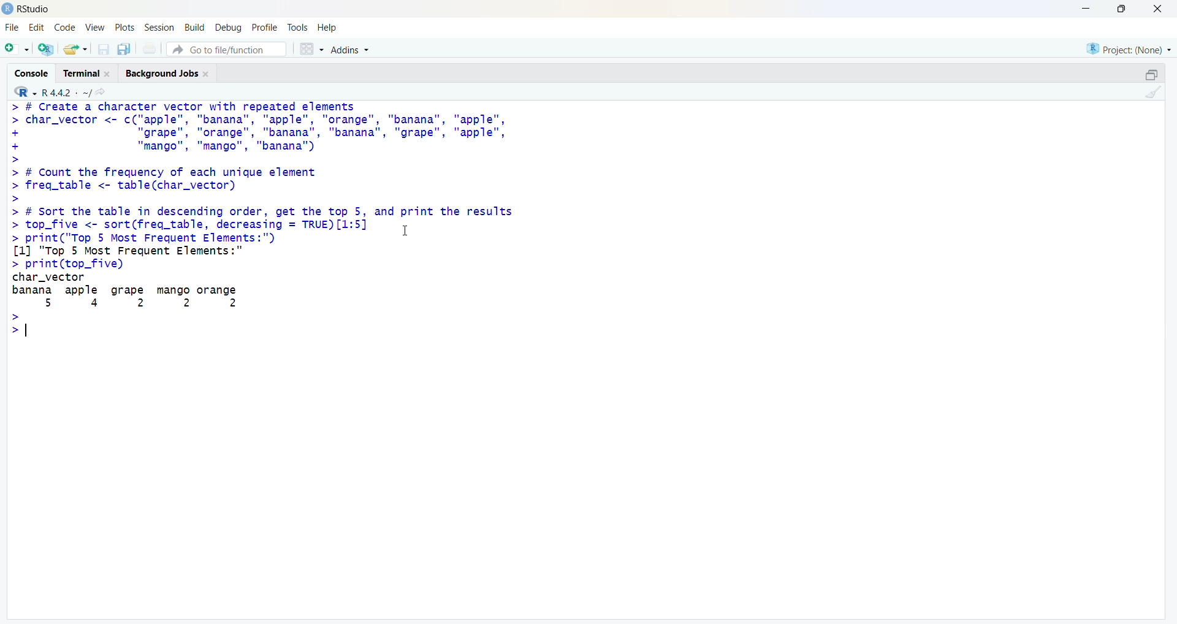  Describe the element at coordinates (33, 72) in the screenshot. I see `Console` at that location.